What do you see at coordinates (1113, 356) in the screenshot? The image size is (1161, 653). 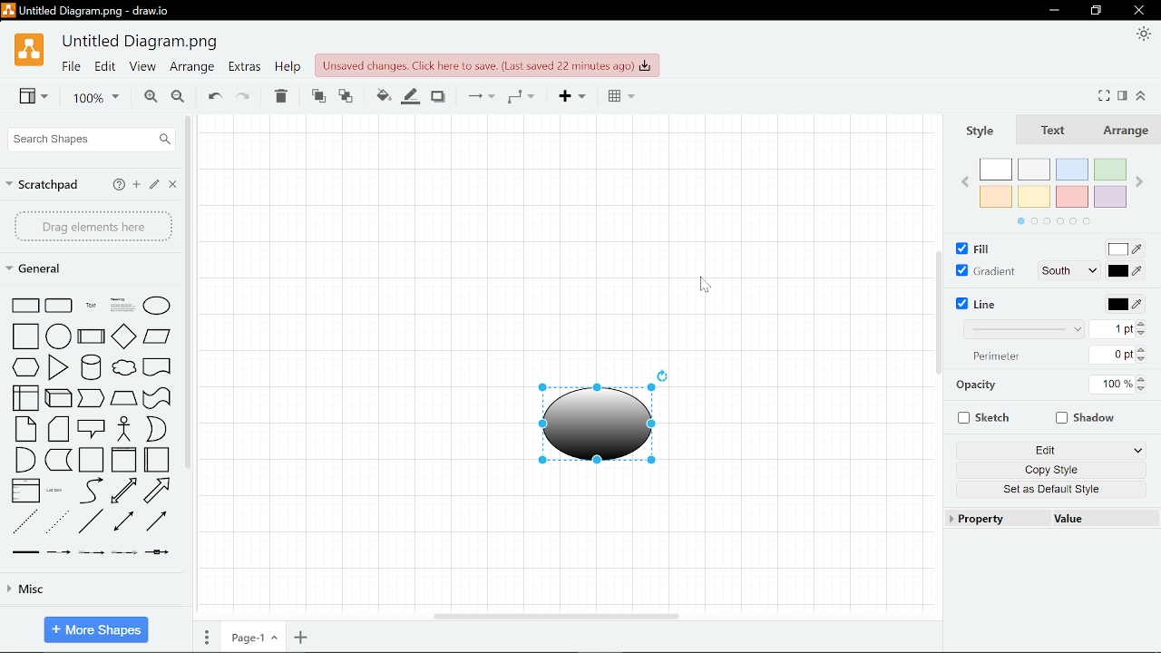 I see `` at bounding box center [1113, 356].